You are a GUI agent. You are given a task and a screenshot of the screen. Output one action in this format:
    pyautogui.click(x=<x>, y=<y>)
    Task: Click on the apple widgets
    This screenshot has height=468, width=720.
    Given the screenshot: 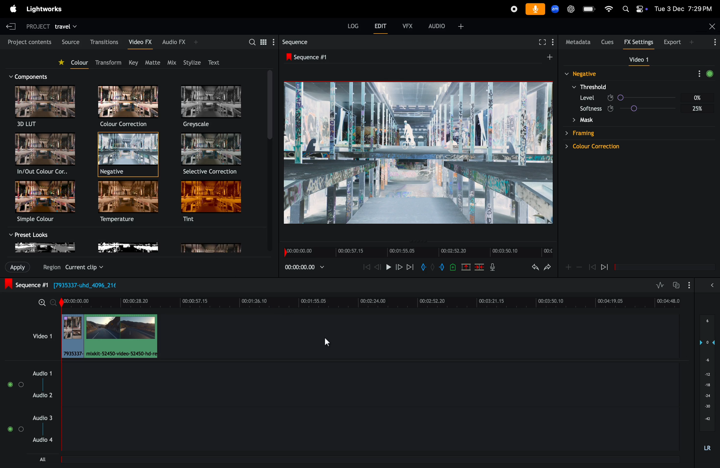 What is the action you would take?
    pyautogui.click(x=634, y=8)
    